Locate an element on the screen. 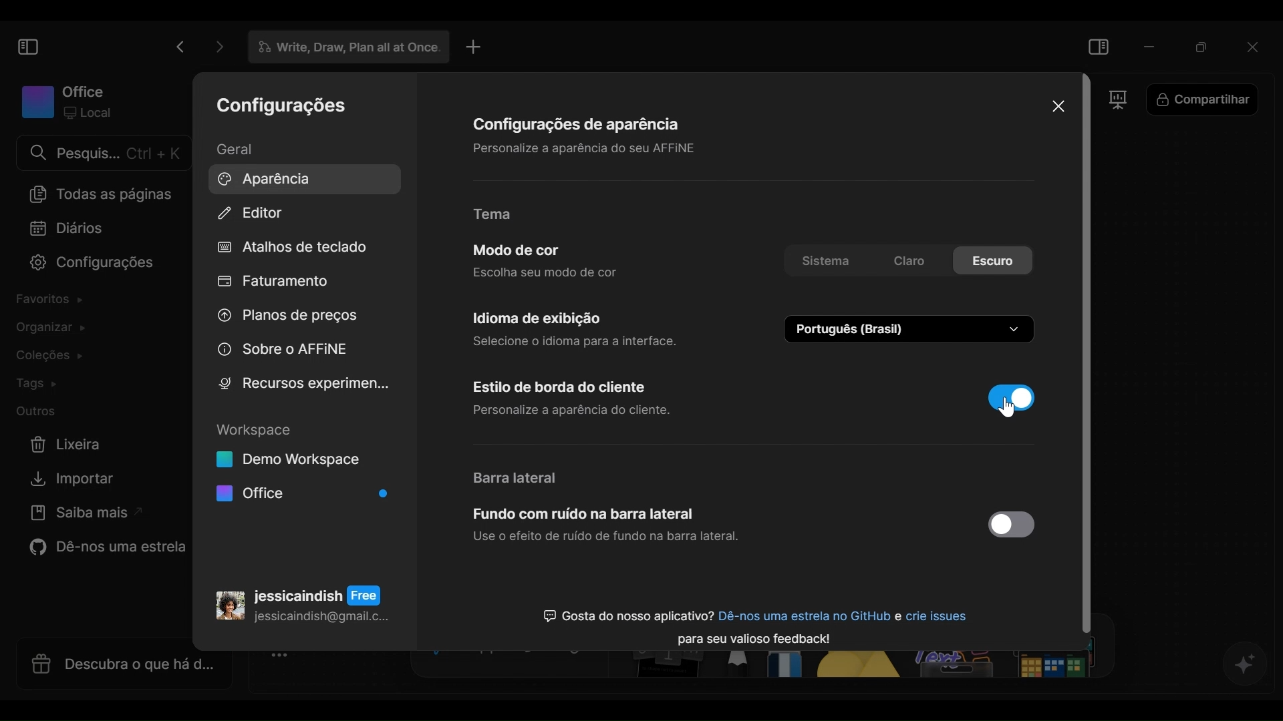 The image size is (1283, 721). Workspace is located at coordinates (302, 464).